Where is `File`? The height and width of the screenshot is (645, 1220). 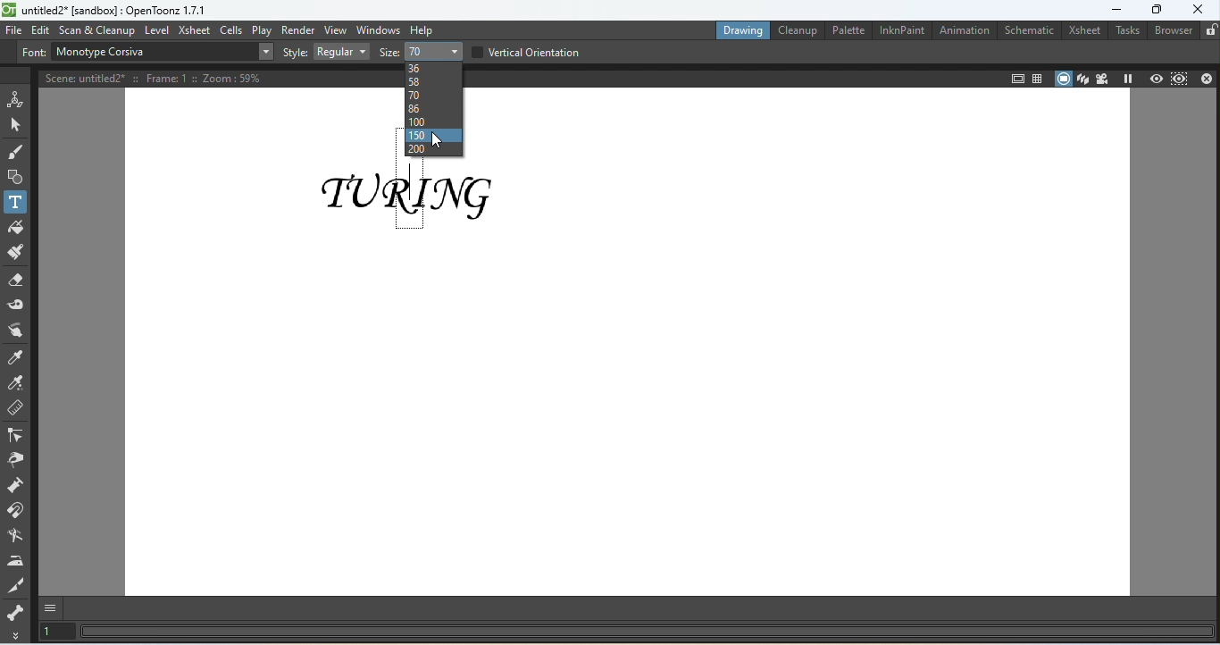 File is located at coordinates (13, 30).